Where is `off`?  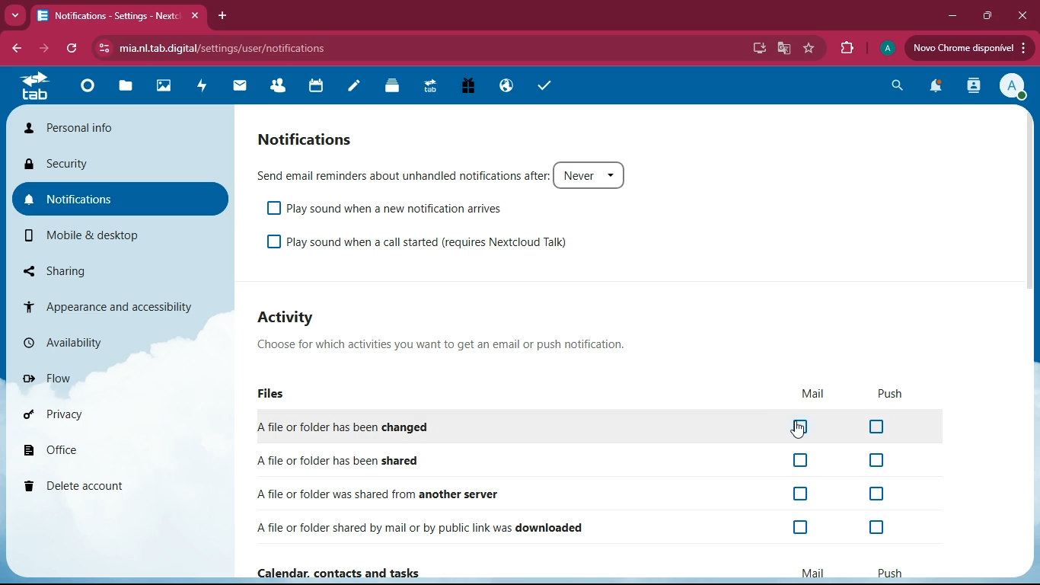
off is located at coordinates (874, 528).